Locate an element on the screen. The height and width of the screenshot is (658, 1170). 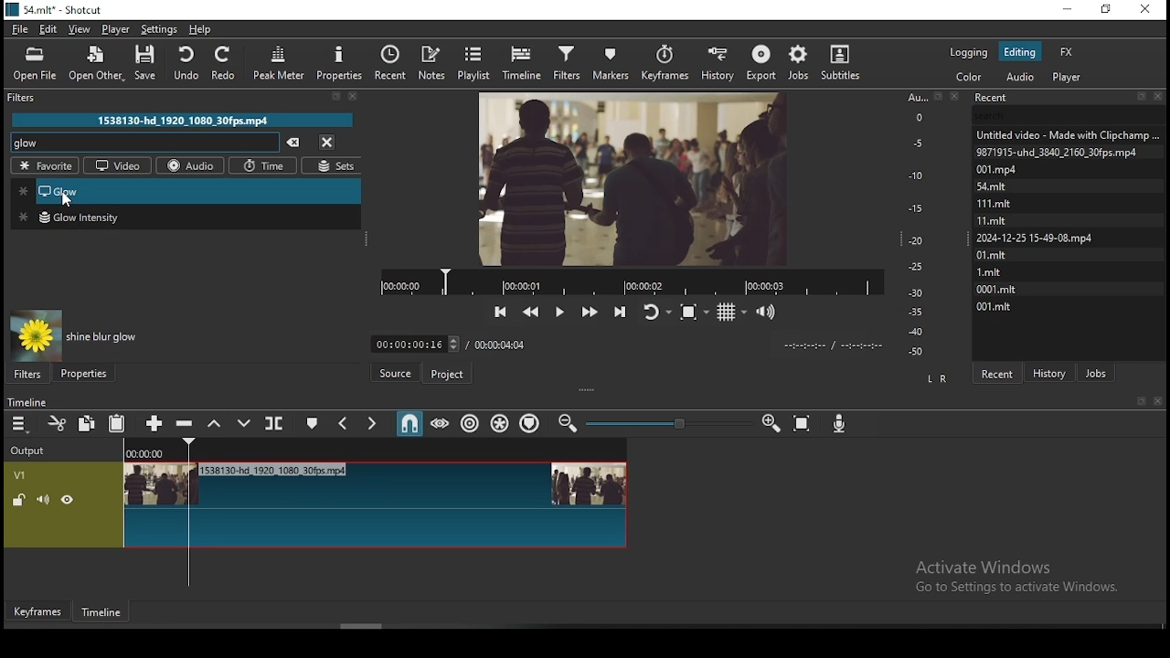
fx is located at coordinates (1067, 51).